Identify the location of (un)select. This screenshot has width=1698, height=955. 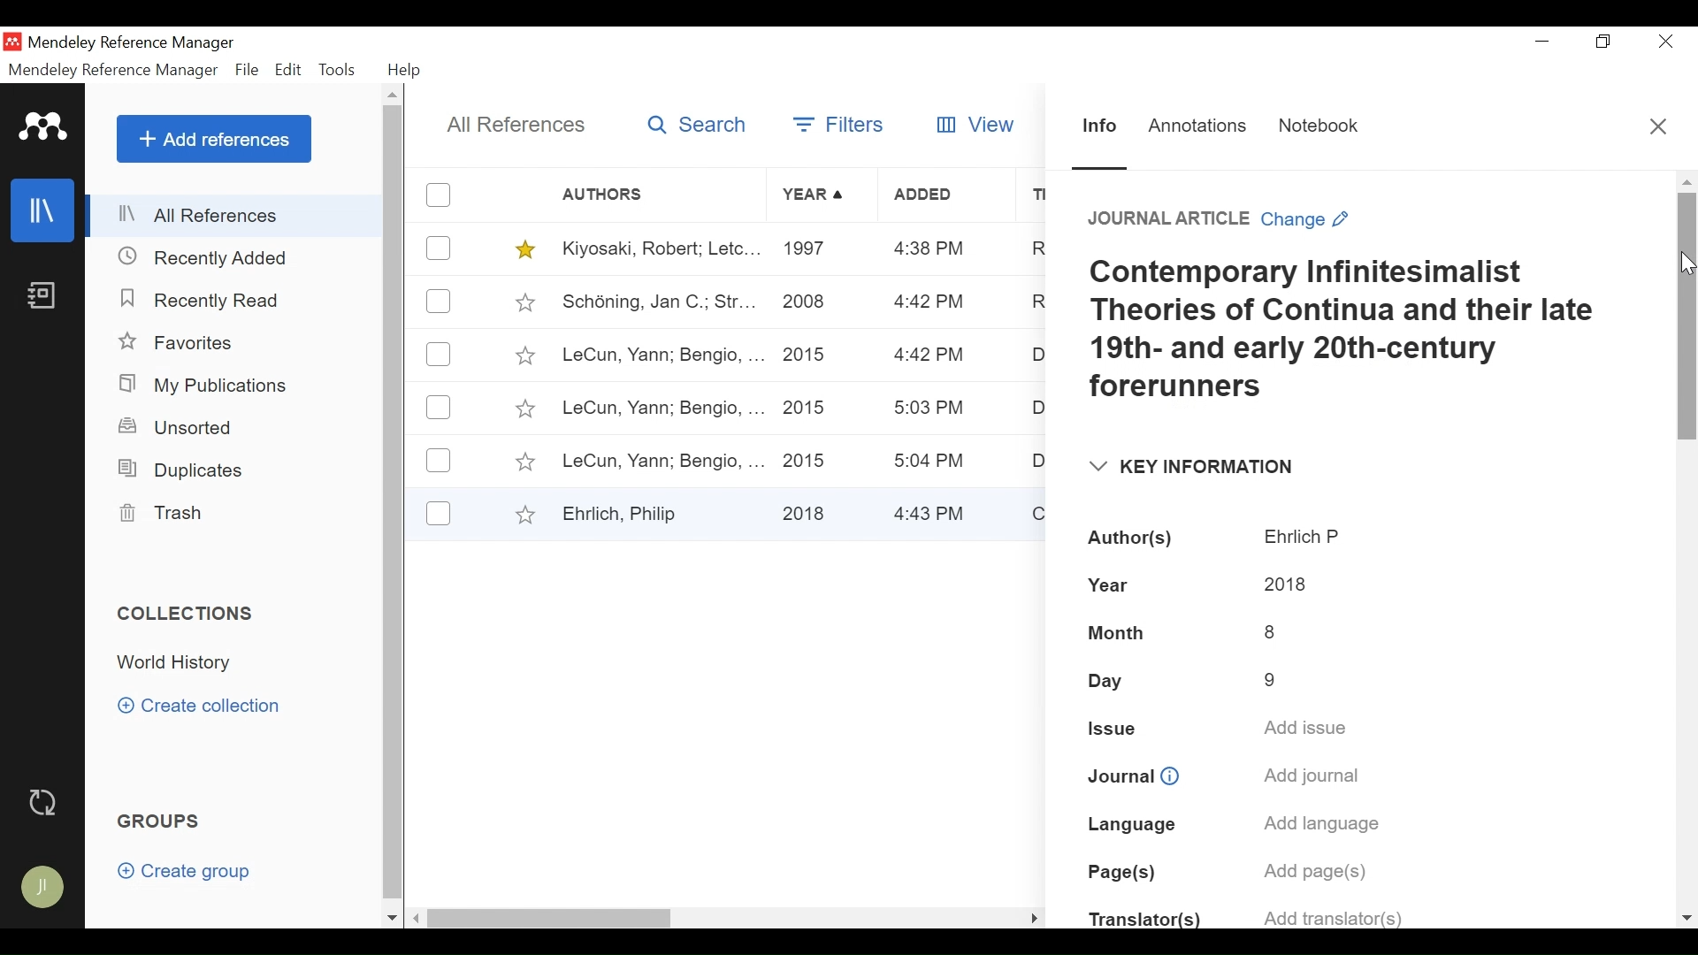
(439, 461).